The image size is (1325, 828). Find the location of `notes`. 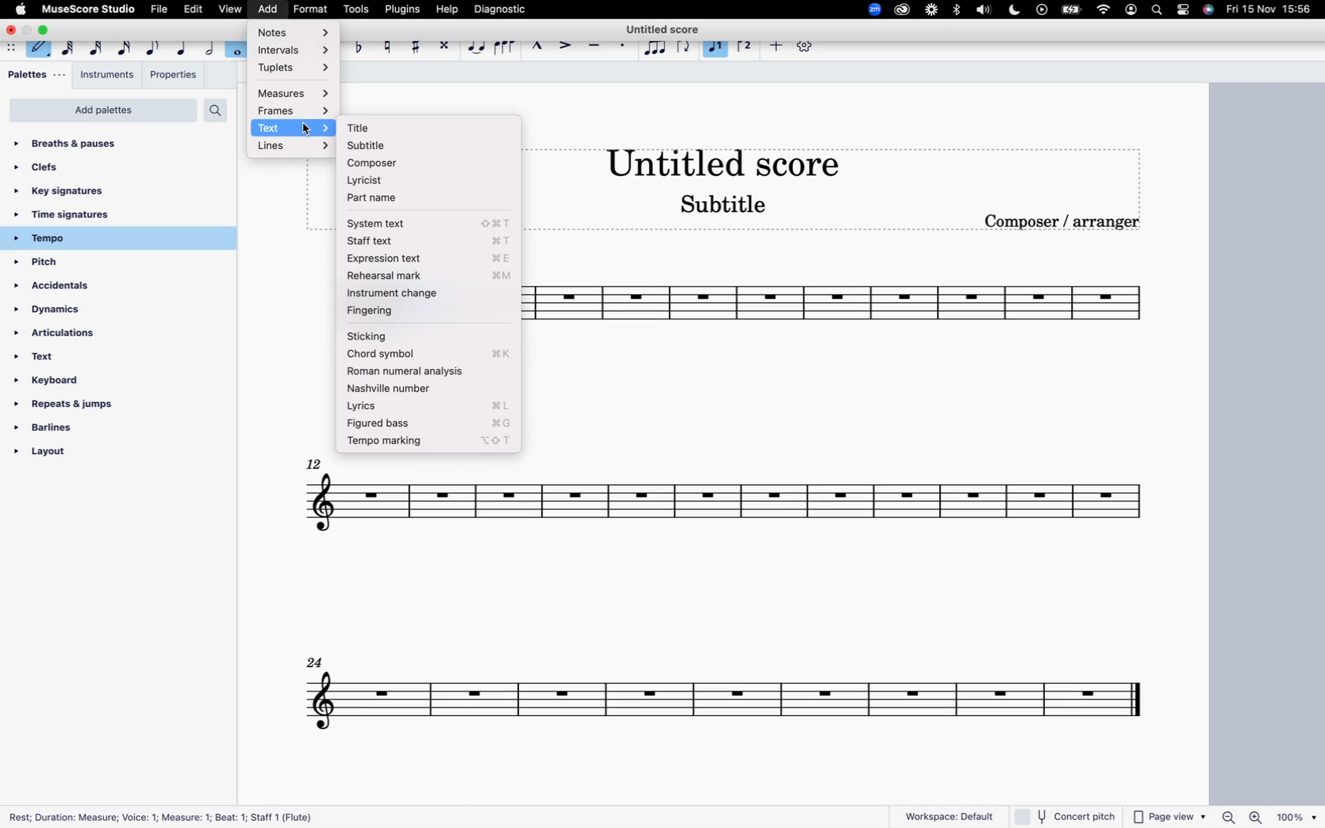

notes is located at coordinates (298, 32).